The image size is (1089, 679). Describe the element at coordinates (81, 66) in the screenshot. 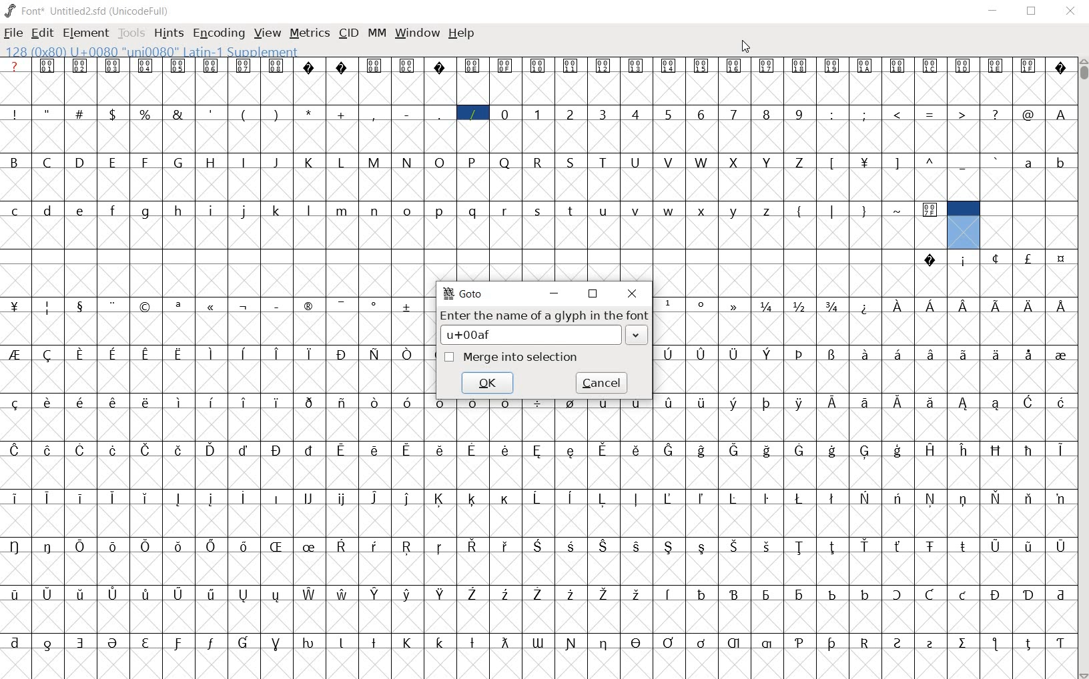

I see `Symbol` at that location.